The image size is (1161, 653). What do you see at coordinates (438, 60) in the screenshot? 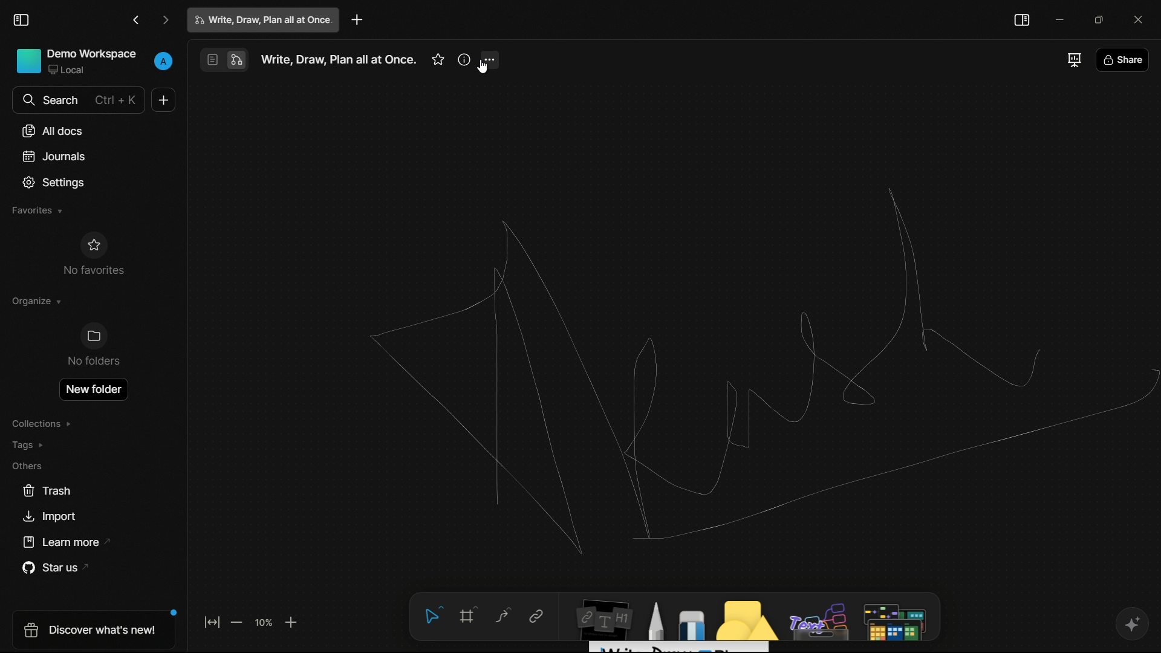
I see `favorites` at bounding box center [438, 60].